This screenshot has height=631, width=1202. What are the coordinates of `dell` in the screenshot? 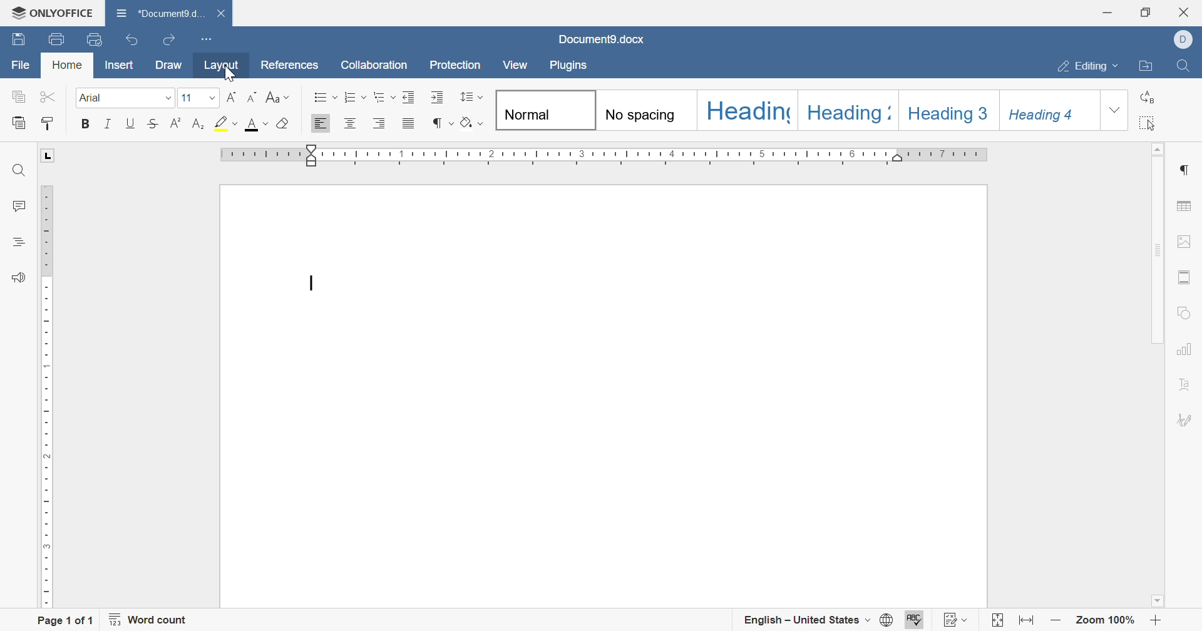 It's located at (1188, 40).